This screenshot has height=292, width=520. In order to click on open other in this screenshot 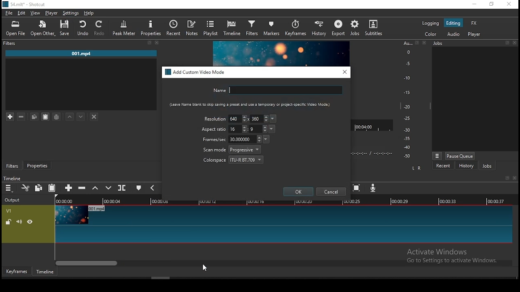, I will do `click(43, 29)`.